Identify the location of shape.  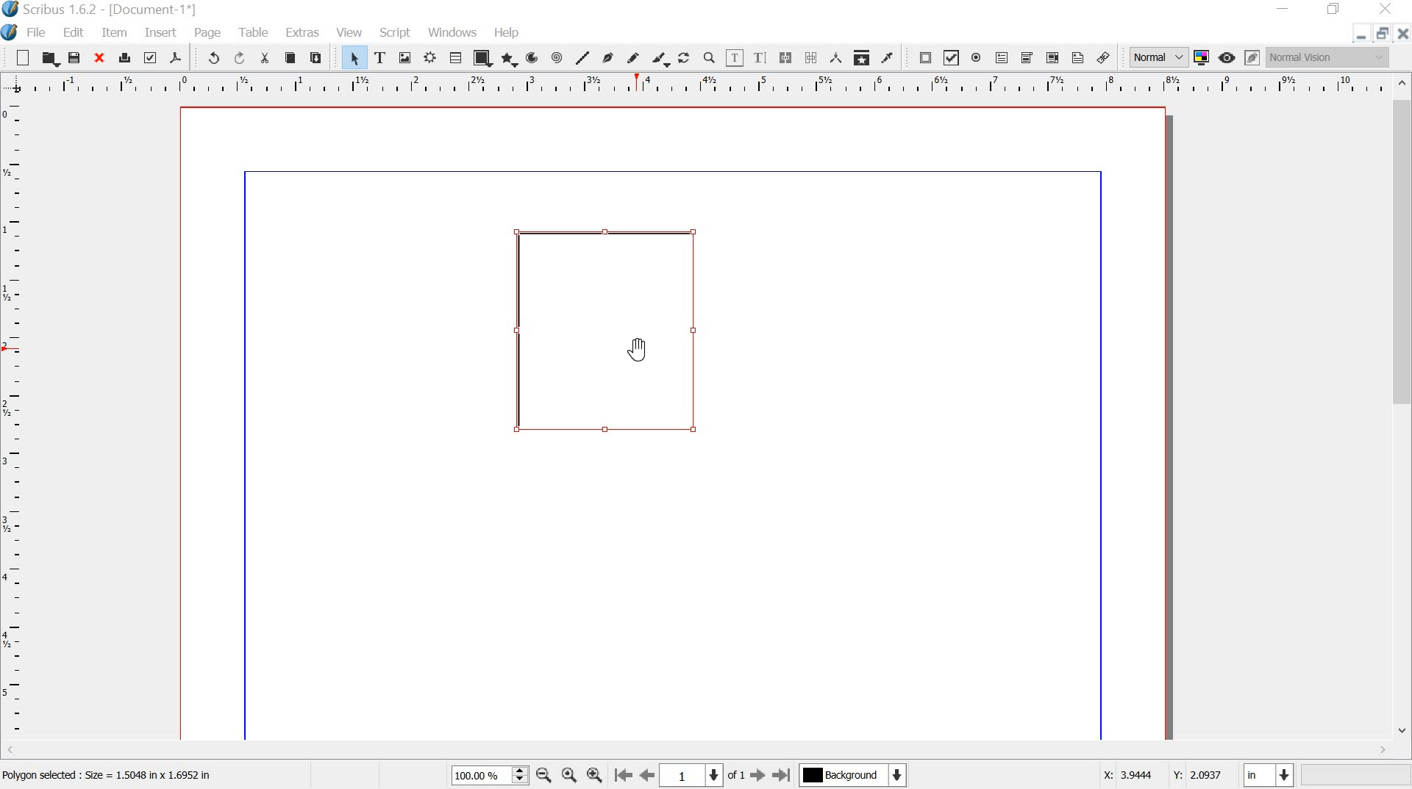
(483, 58).